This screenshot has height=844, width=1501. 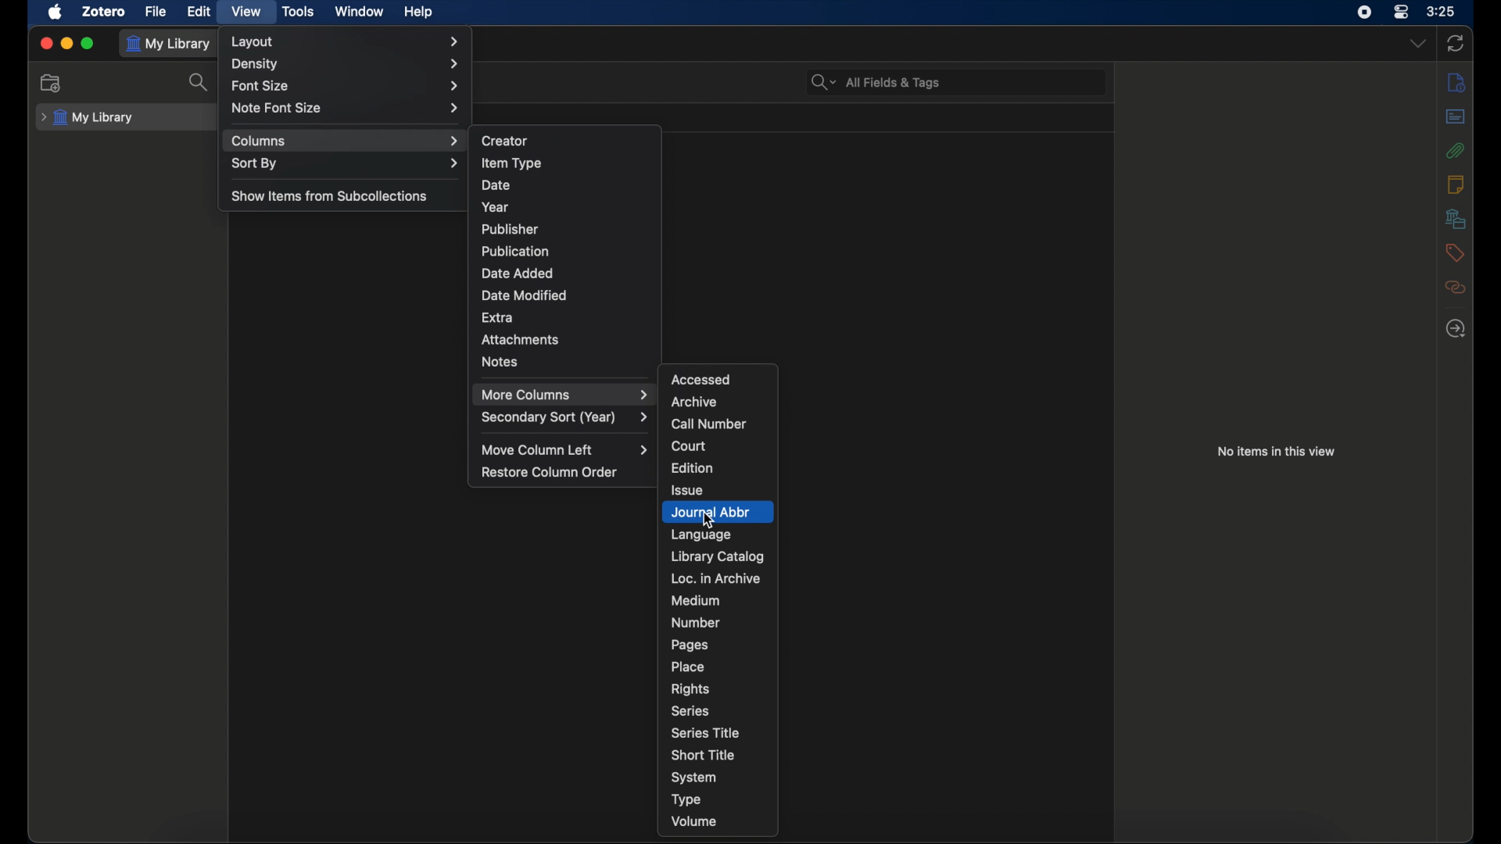 I want to click on journal abbr, so click(x=718, y=512).